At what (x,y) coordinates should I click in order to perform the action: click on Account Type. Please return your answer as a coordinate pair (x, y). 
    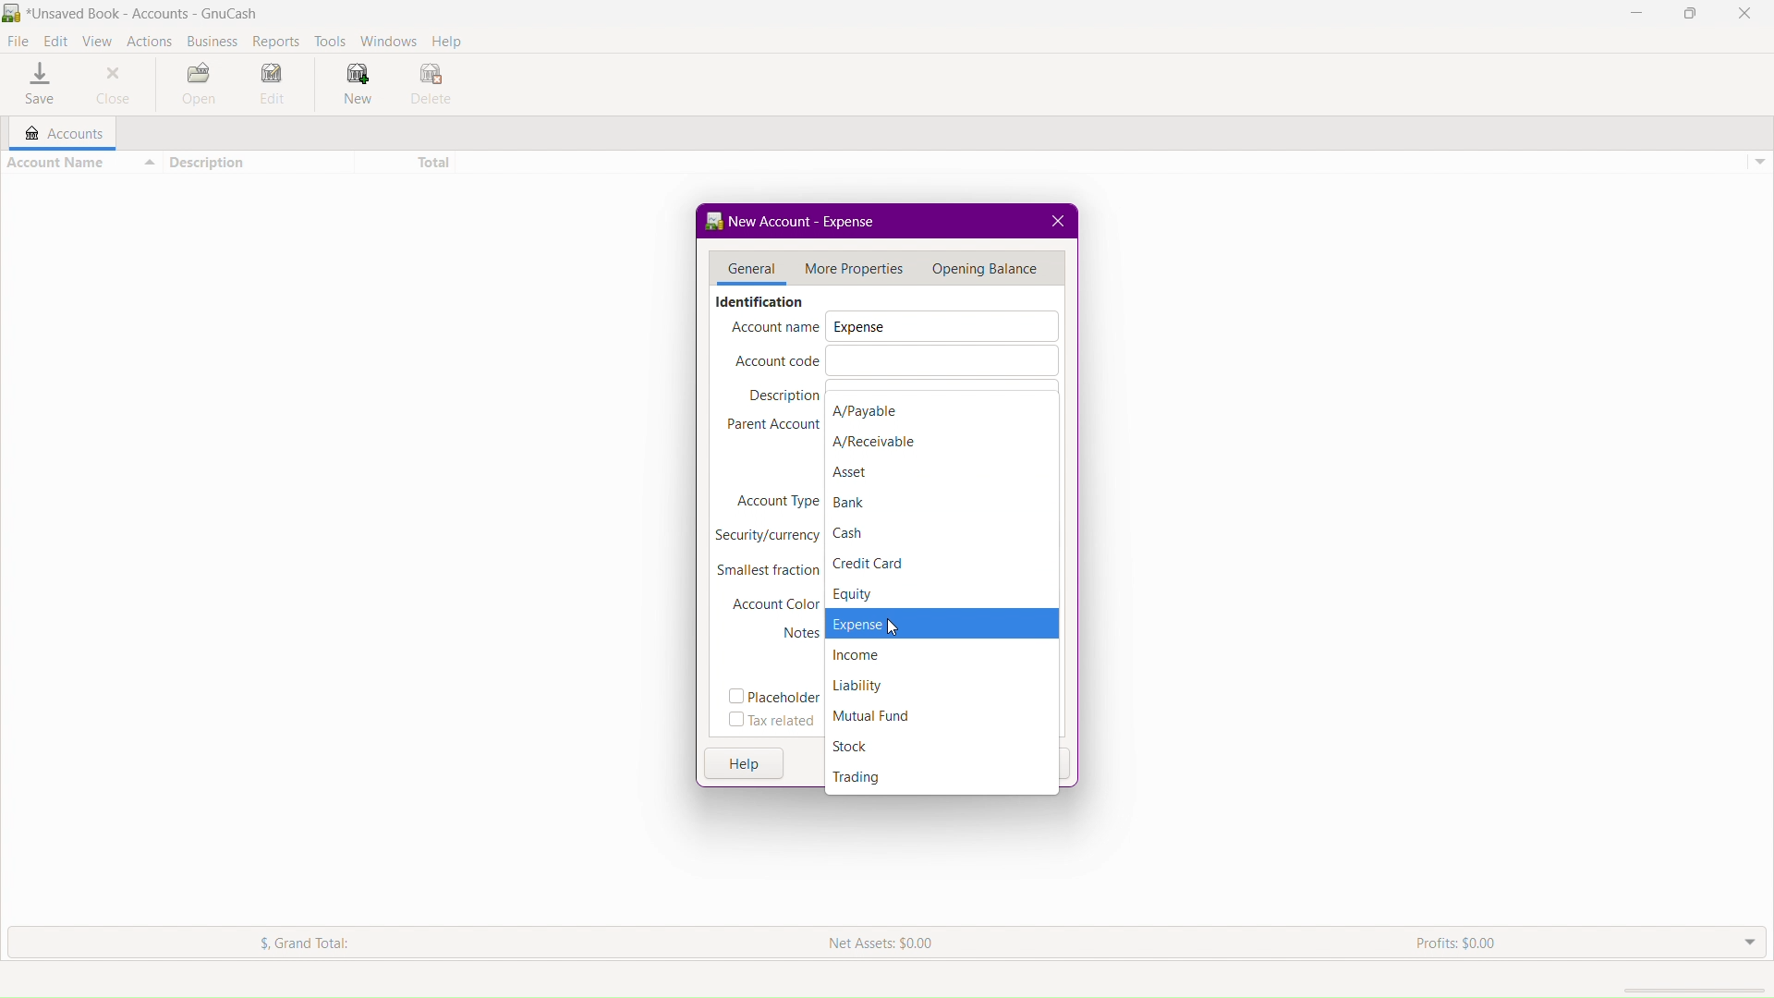
    Looking at the image, I should click on (773, 499).